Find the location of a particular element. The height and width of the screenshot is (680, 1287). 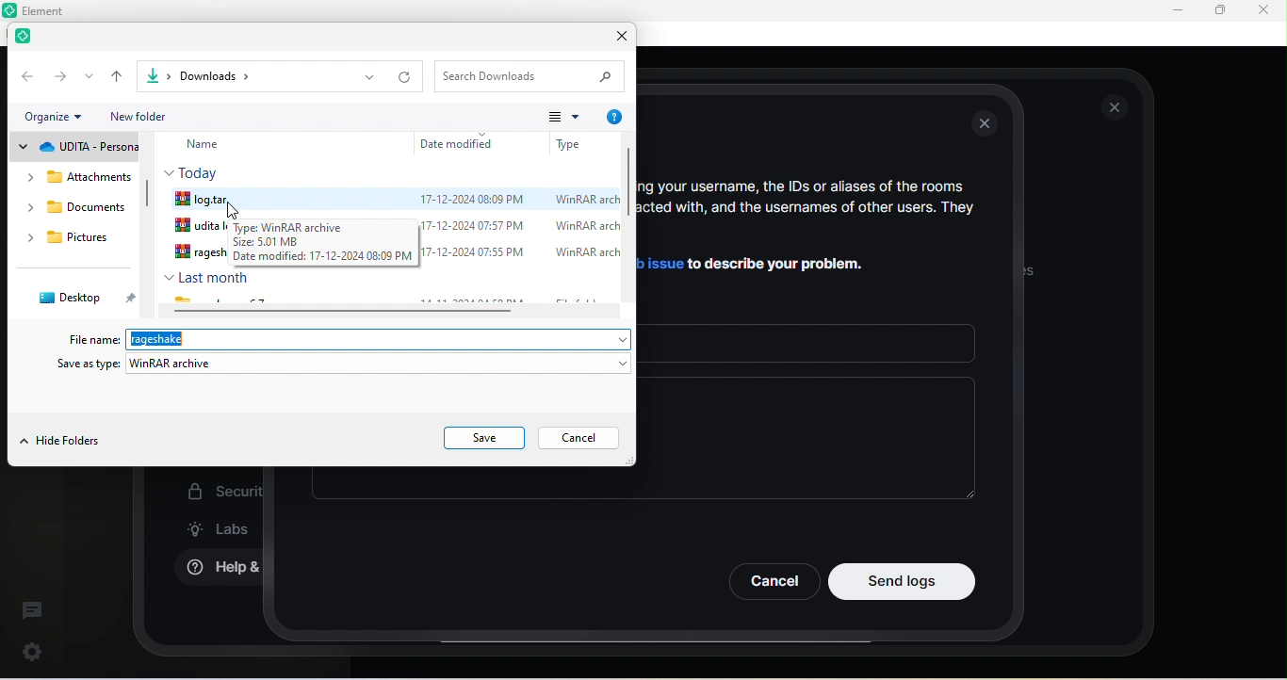

Last Month is located at coordinates (206, 277).